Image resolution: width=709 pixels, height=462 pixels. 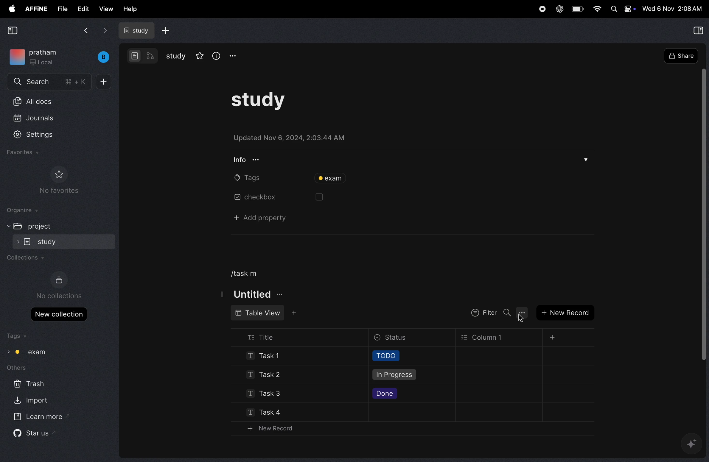 What do you see at coordinates (523, 313) in the screenshot?
I see `options` at bounding box center [523, 313].